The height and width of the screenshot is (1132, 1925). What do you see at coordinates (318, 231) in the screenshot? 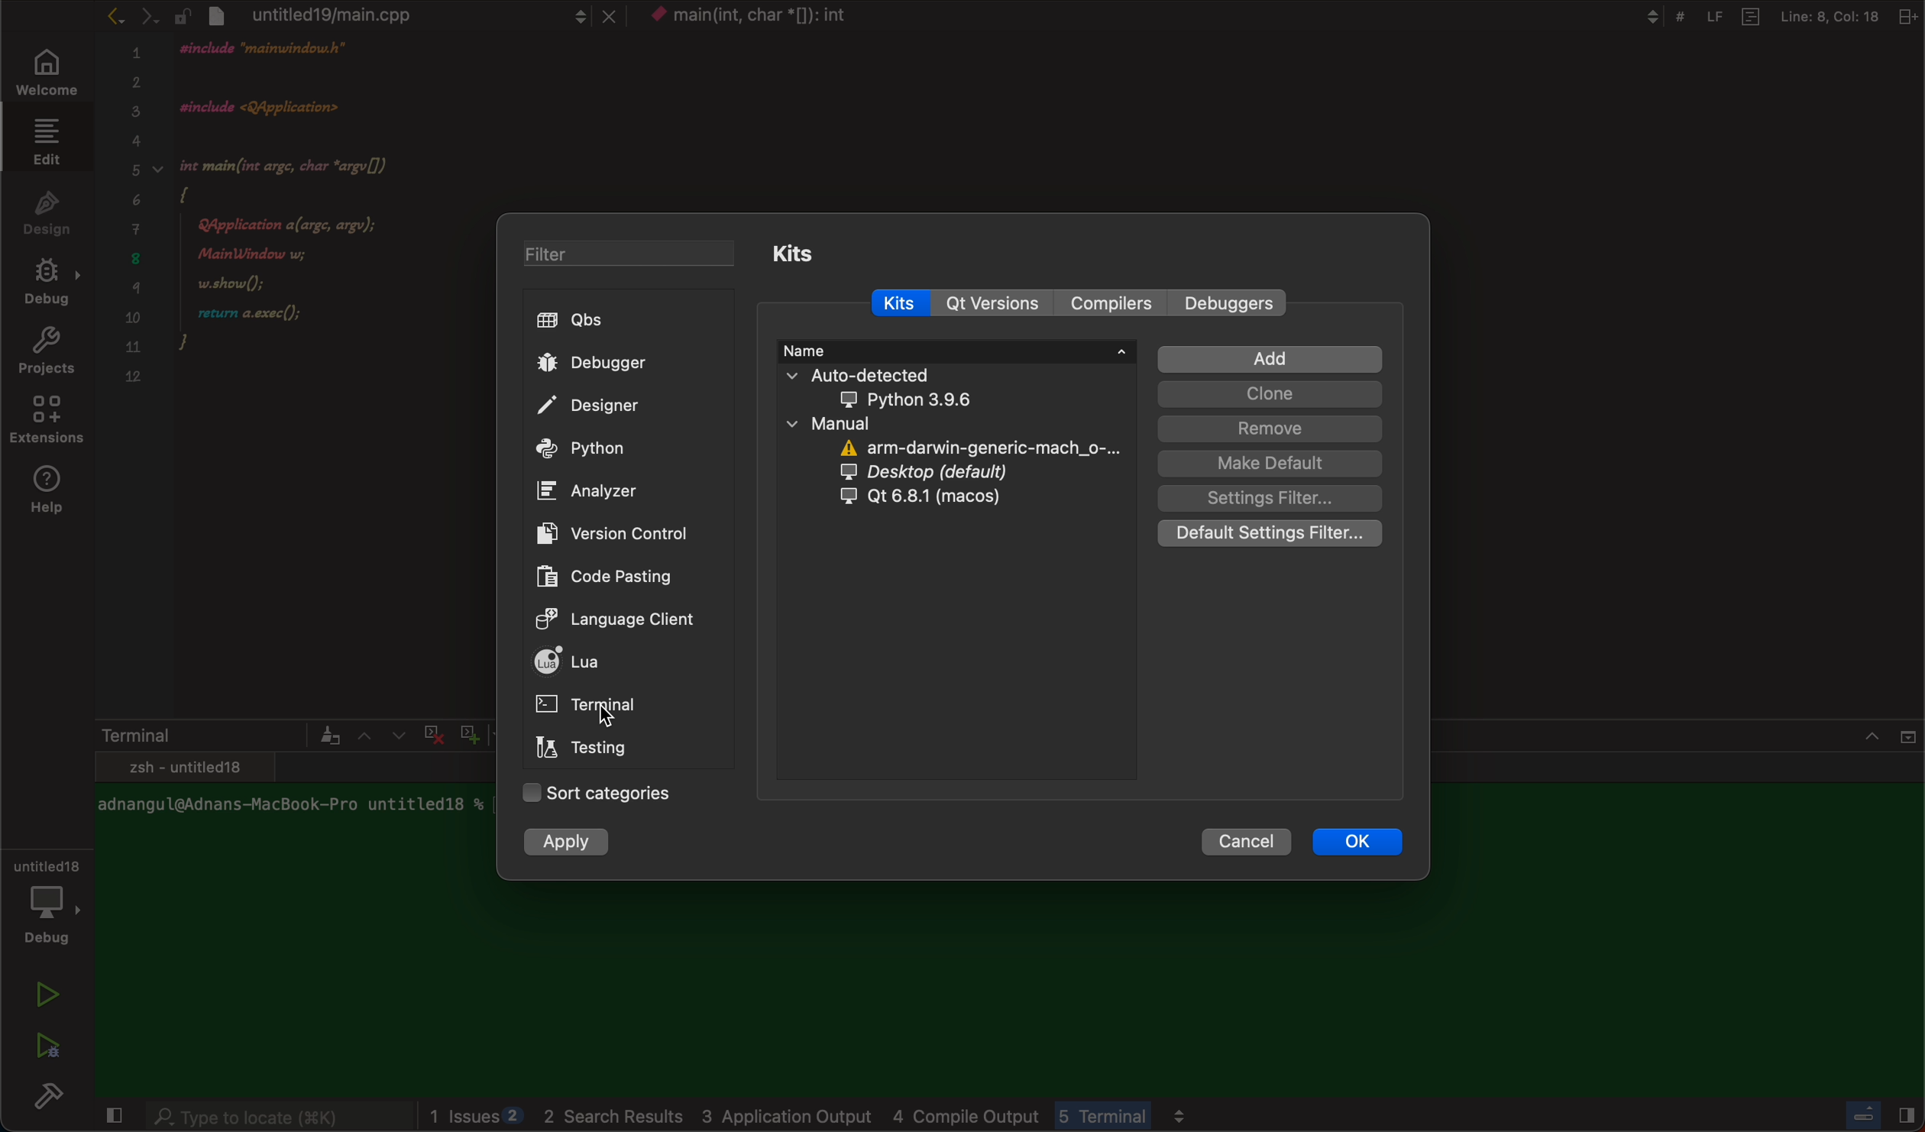
I see `code` at bounding box center [318, 231].